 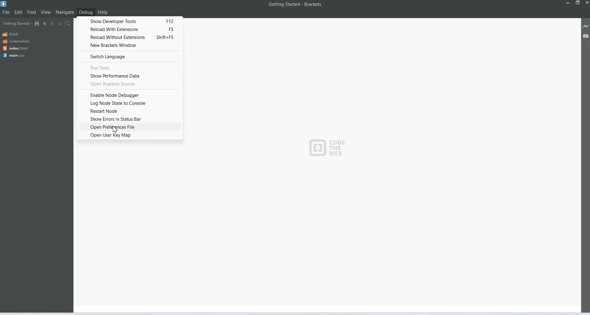 What do you see at coordinates (130, 21) in the screenshot?
I see `Show Developer Tools F12` at bounding box center [130, 21].